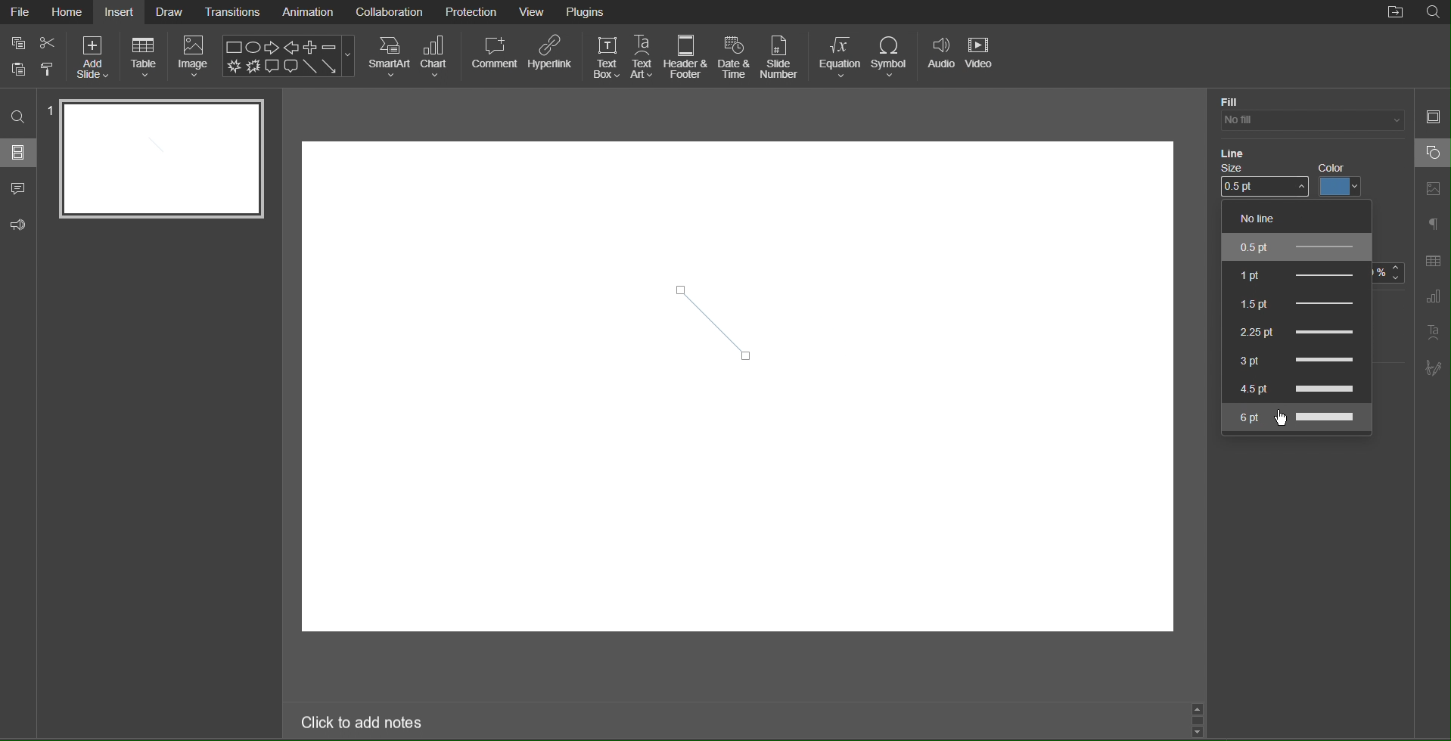  What do you see at coordinates (1396, 13) in the screenshot?
I see `Open File Location` at bounding box center [1396, 13].